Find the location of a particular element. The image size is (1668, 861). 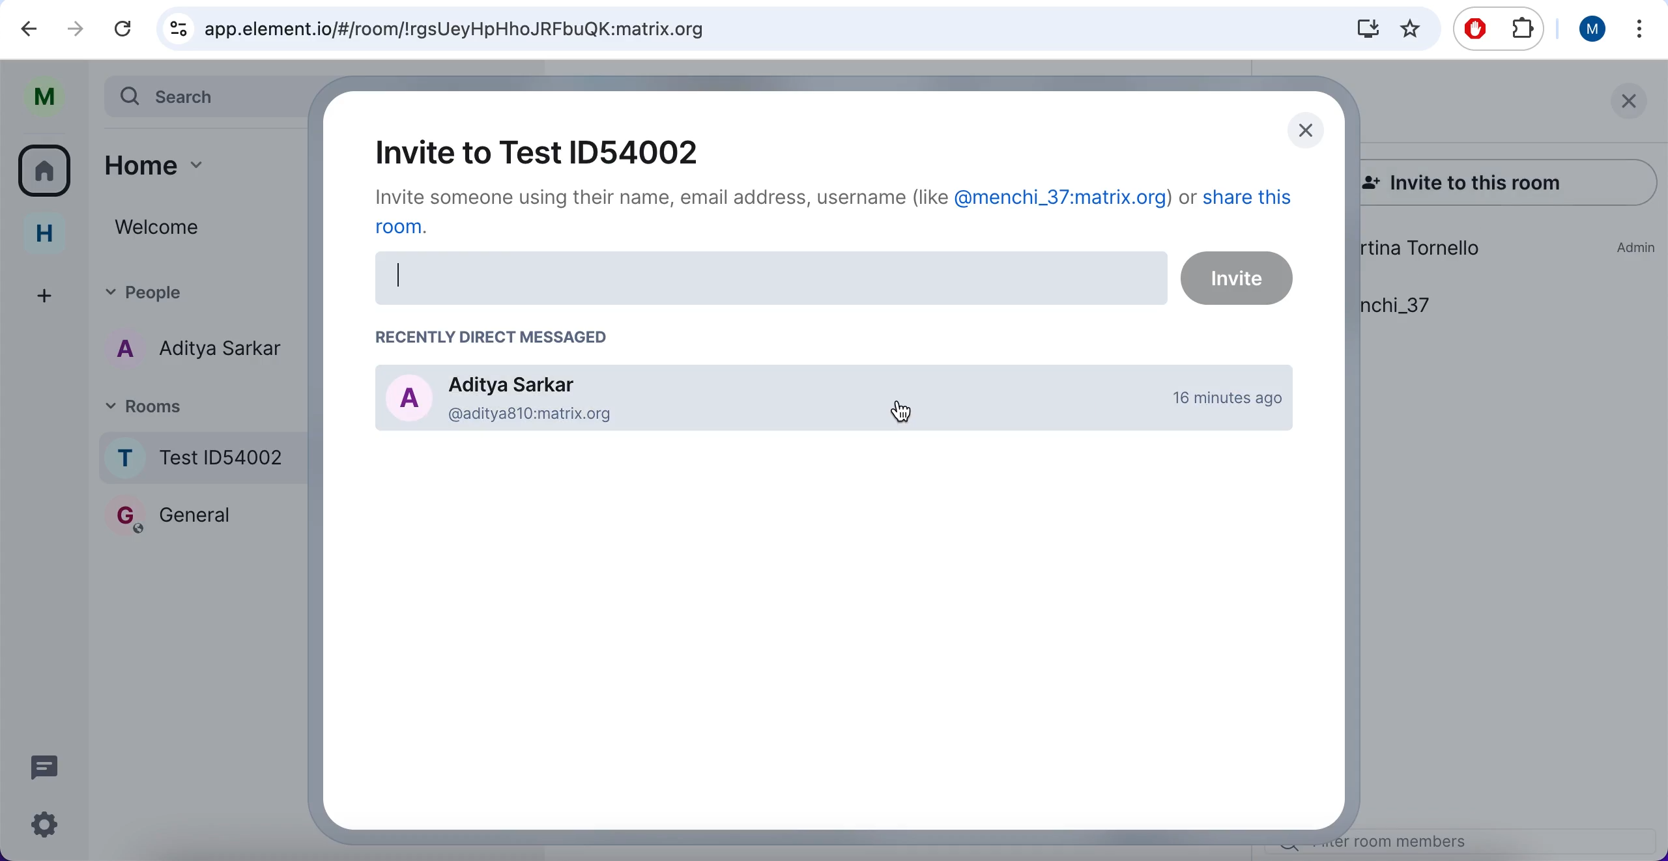

reload current page is located at coordinates (122, 31).